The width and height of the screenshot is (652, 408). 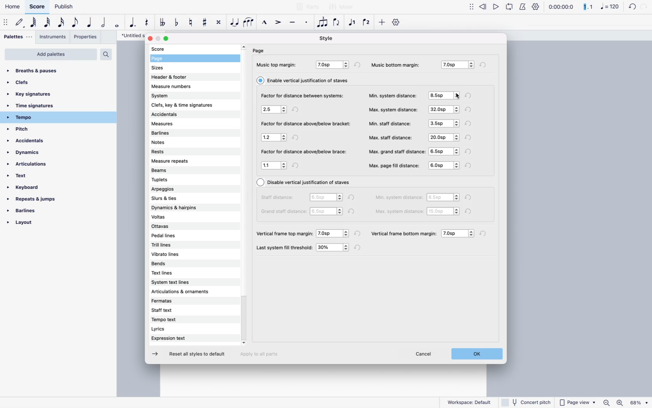 What do you see at coordinates (148, 23) in the screenshot?
I see `rest` at bounding box center [148, 23].